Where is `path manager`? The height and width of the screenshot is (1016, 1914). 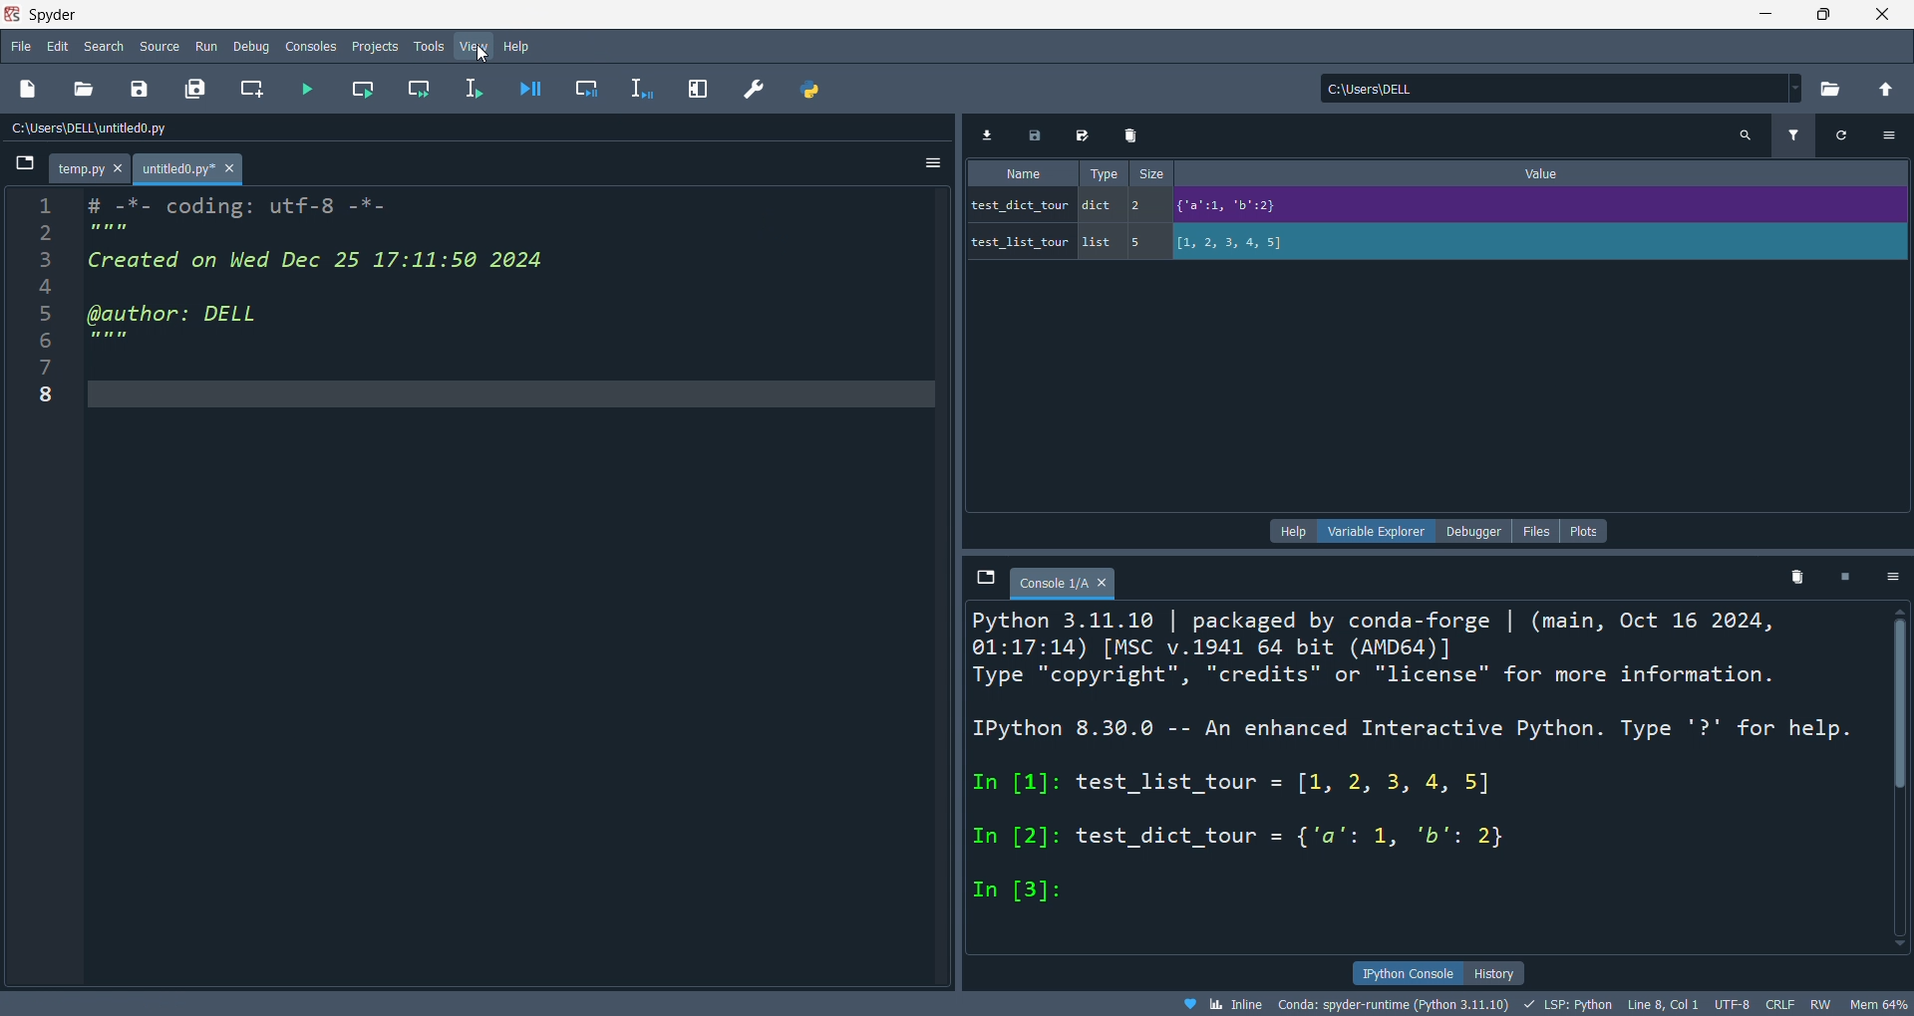 path manager is located at coordinates (807, 90).